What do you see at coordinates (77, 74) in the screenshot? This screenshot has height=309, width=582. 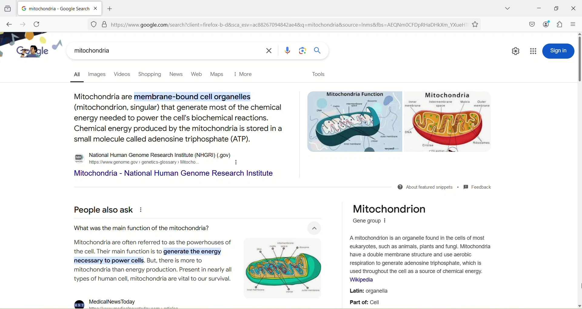 I see `all` at bounding box center [77, 74].